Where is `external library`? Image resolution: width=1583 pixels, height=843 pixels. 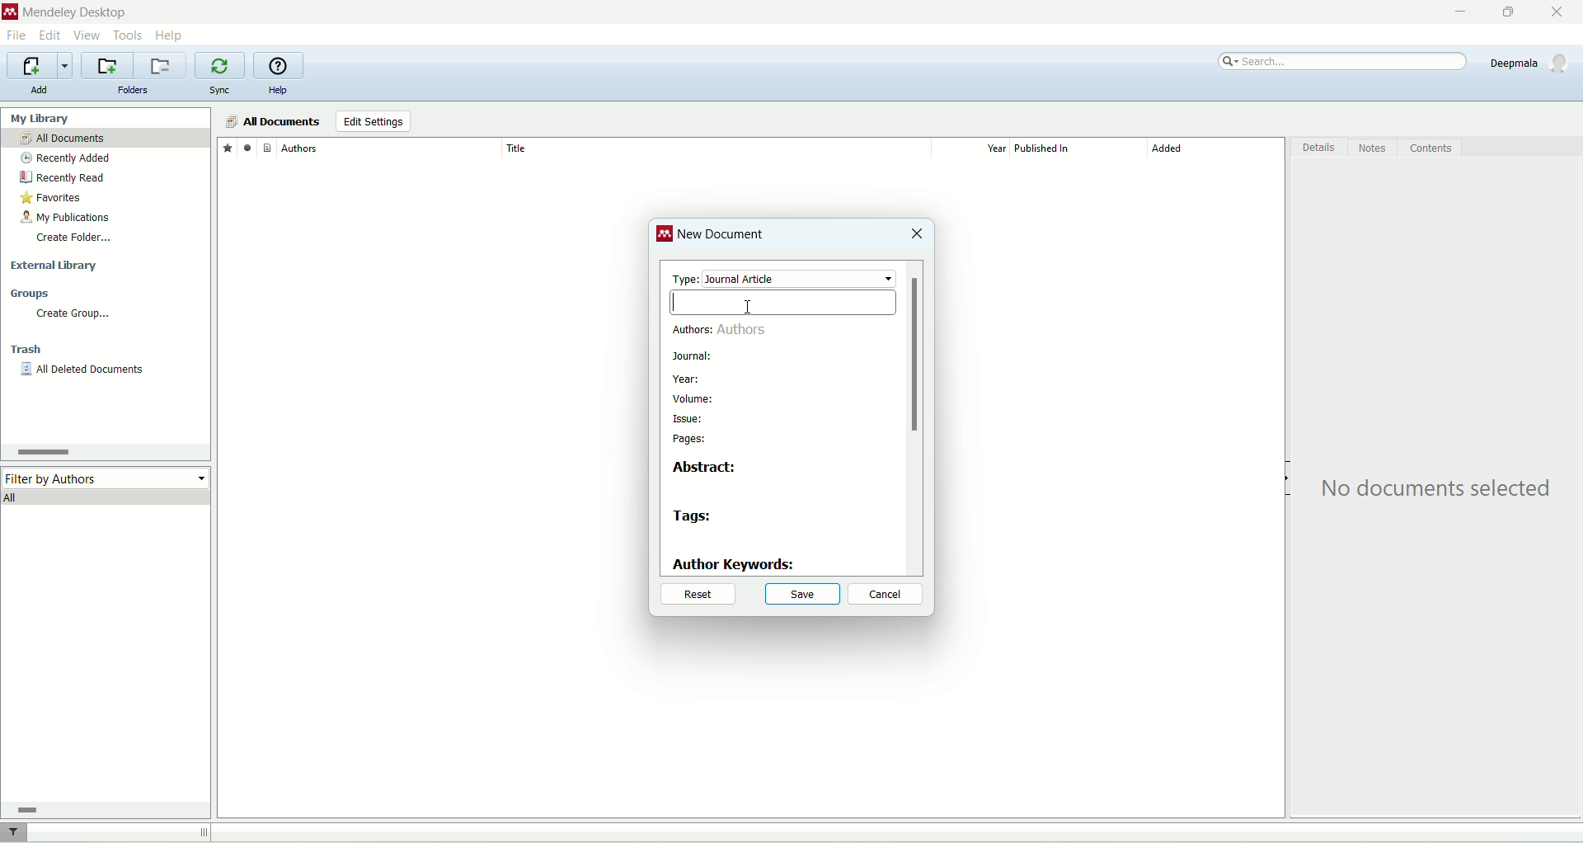
external library is located at coordinates (57, 266).